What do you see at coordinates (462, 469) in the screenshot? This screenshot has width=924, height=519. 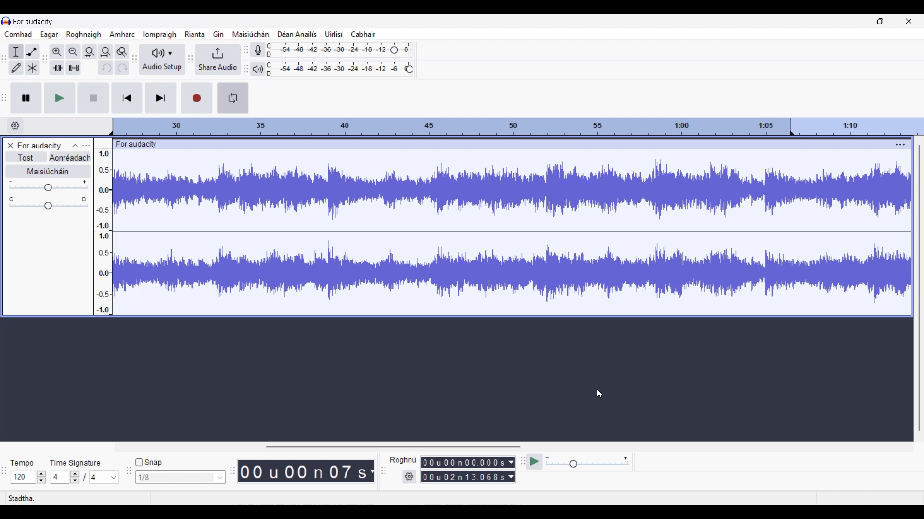 I see `Duration` at bounding box center [462, 469].